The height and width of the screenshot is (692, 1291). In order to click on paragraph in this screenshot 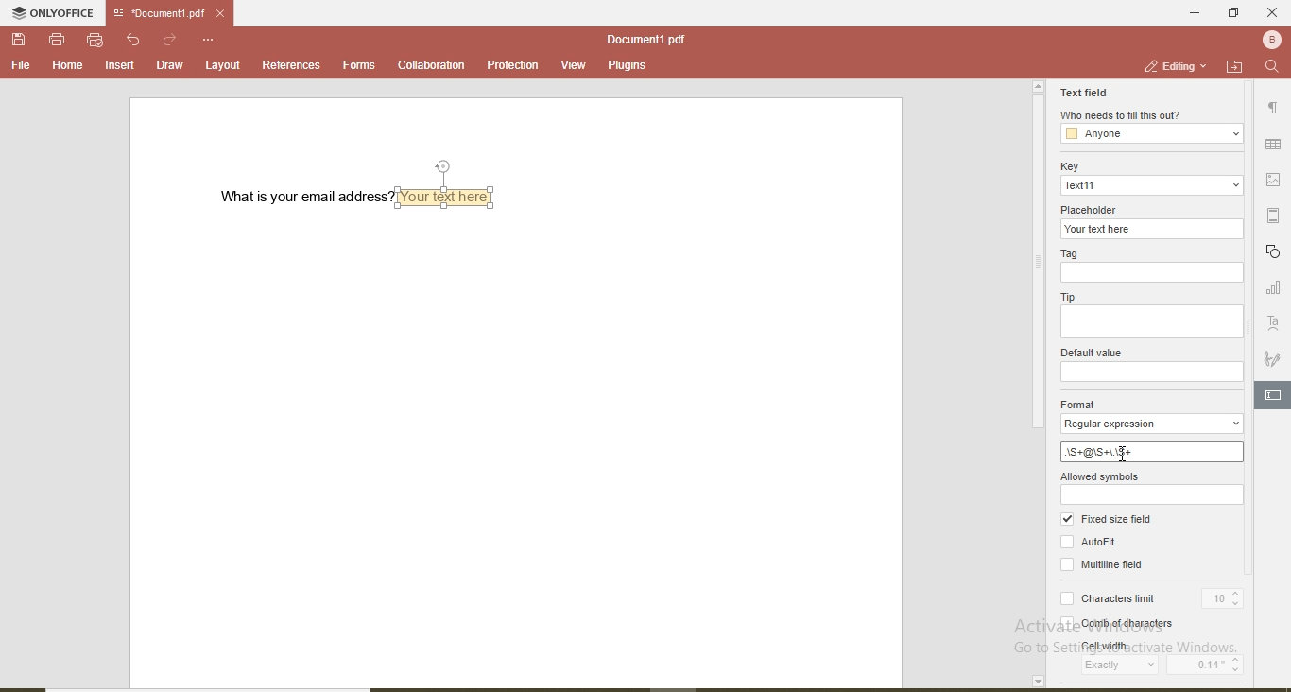, I will do `click(1272, 111)`.